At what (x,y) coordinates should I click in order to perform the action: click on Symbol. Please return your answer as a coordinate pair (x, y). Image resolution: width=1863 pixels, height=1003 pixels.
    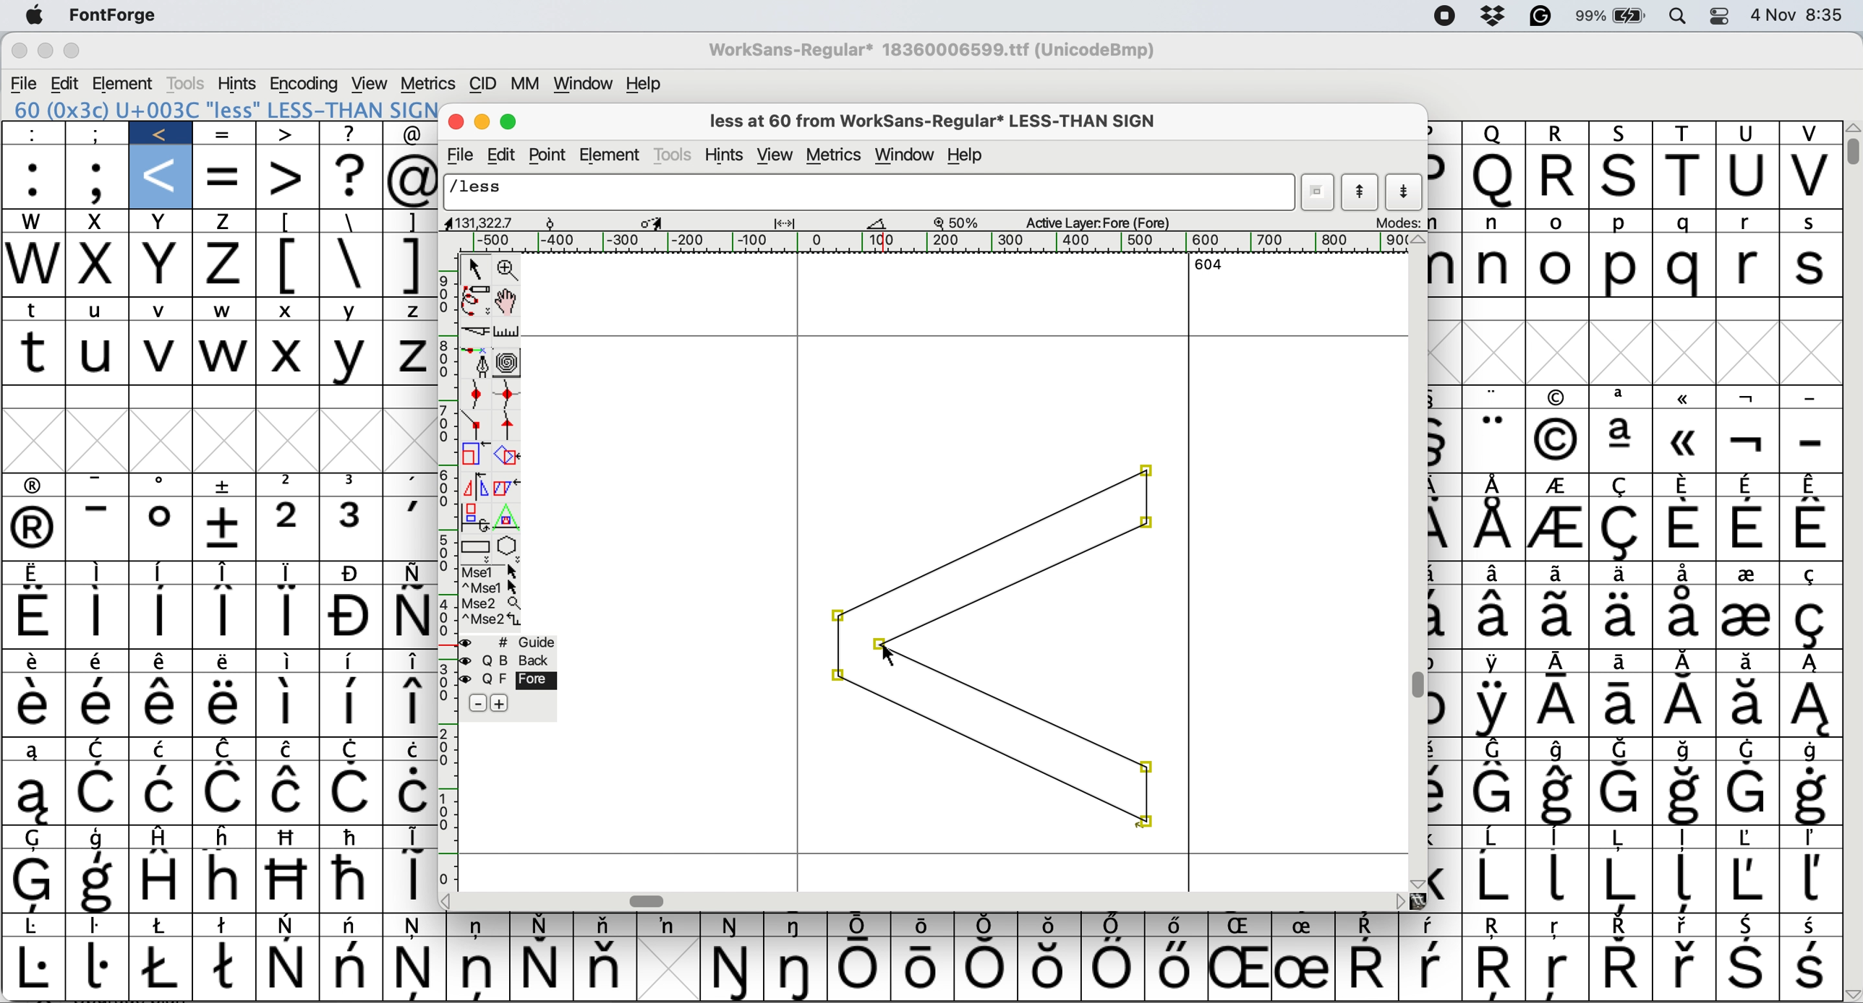
    Looking at the image, I should click on (1809, 796).